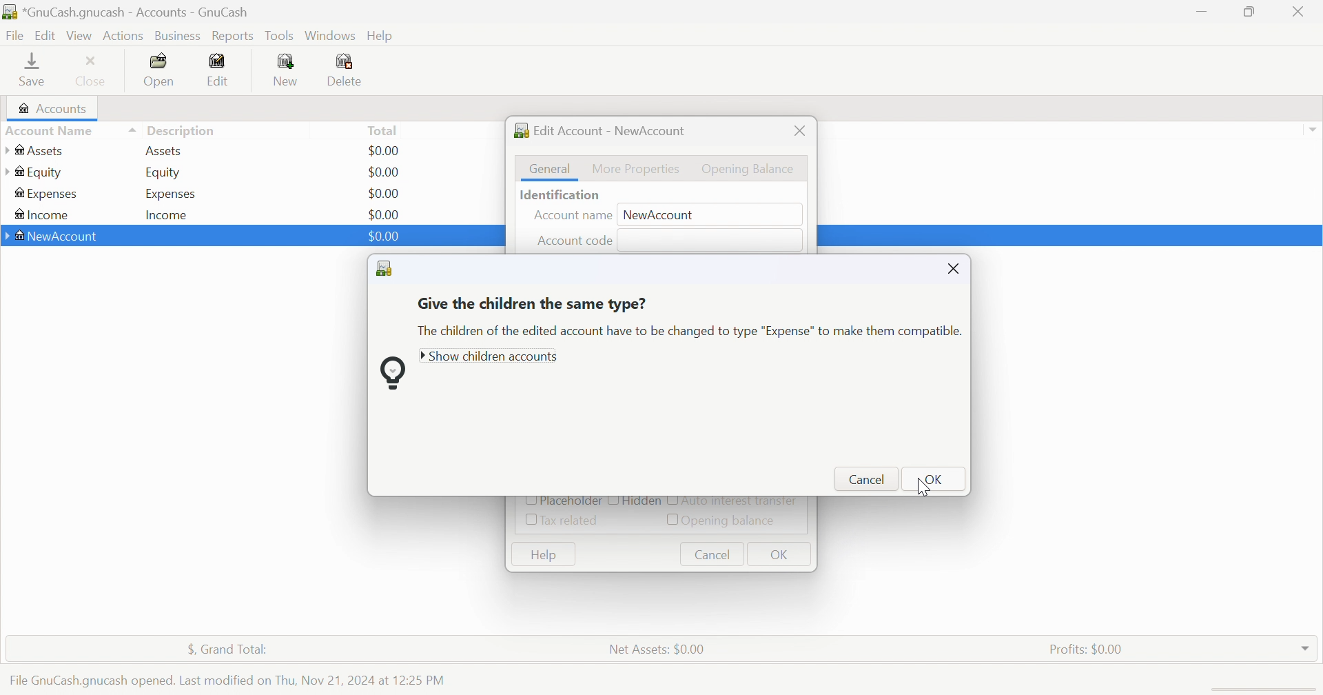 This screenshot has width=1323, height=695. Describe the element at coordinates (643, 503) in the screenshot. I see `Hidden` at that location.